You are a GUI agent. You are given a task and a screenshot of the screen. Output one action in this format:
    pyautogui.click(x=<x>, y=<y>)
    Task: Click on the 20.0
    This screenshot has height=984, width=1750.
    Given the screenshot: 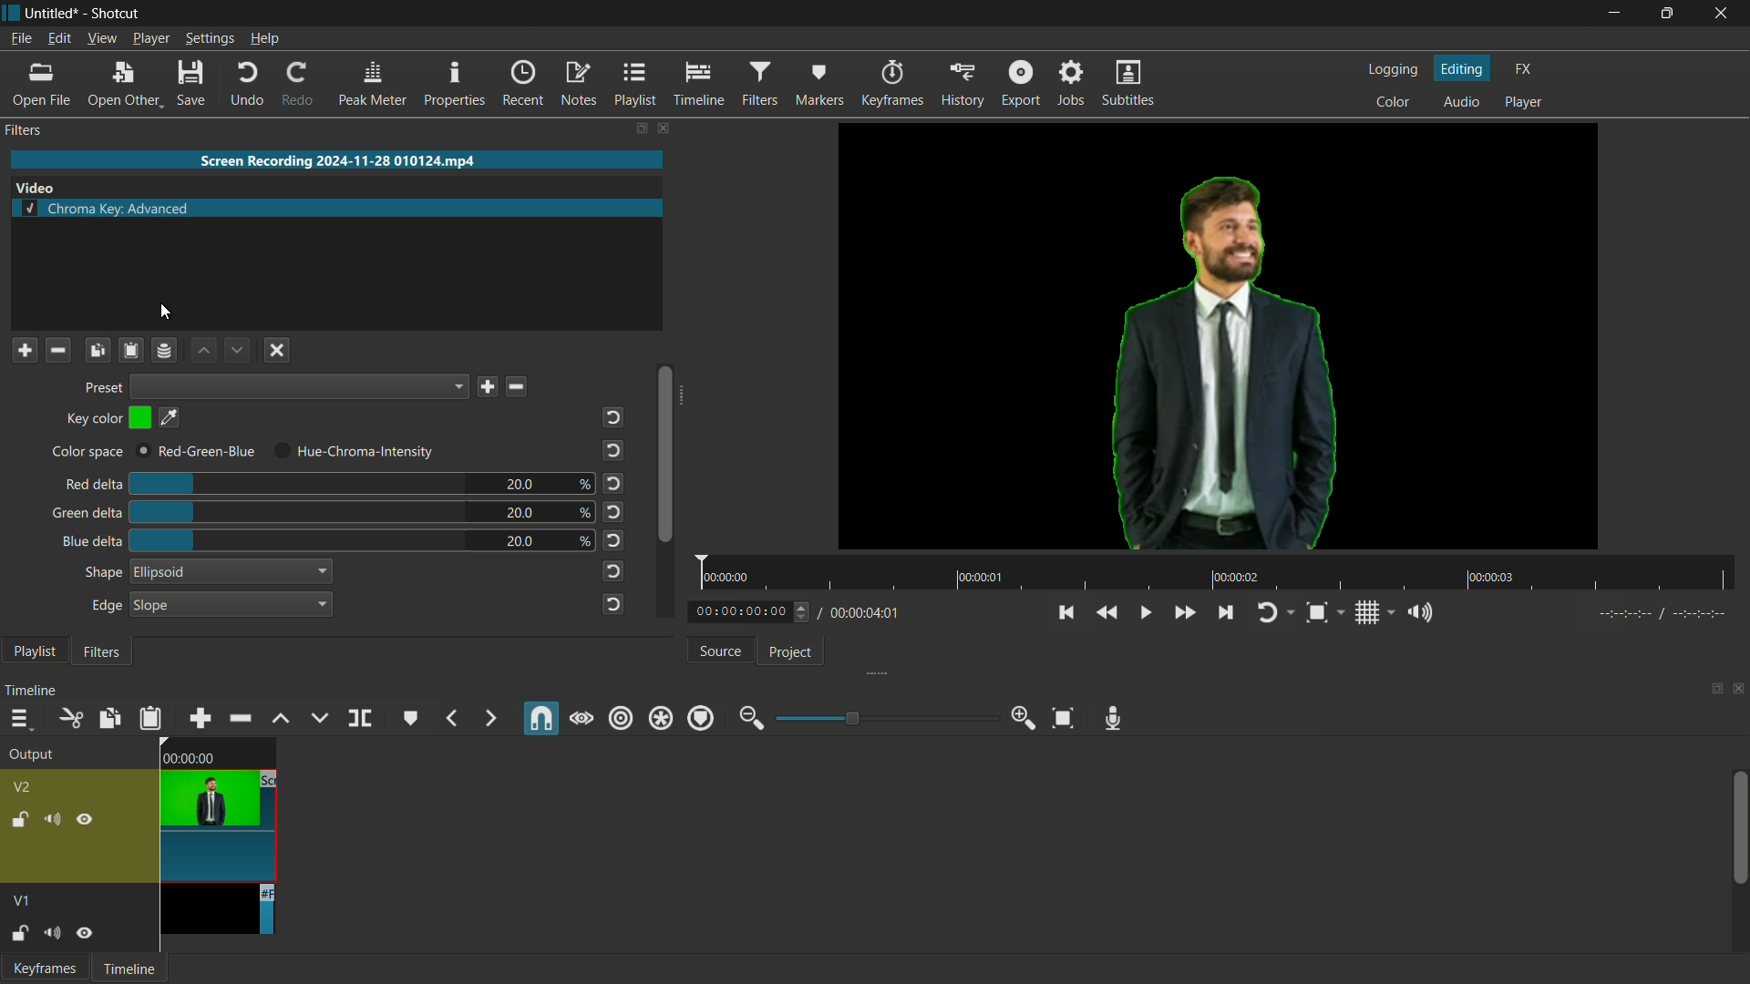 What is the action you would take?
    pyautogui.click(x=521, y=542)
    